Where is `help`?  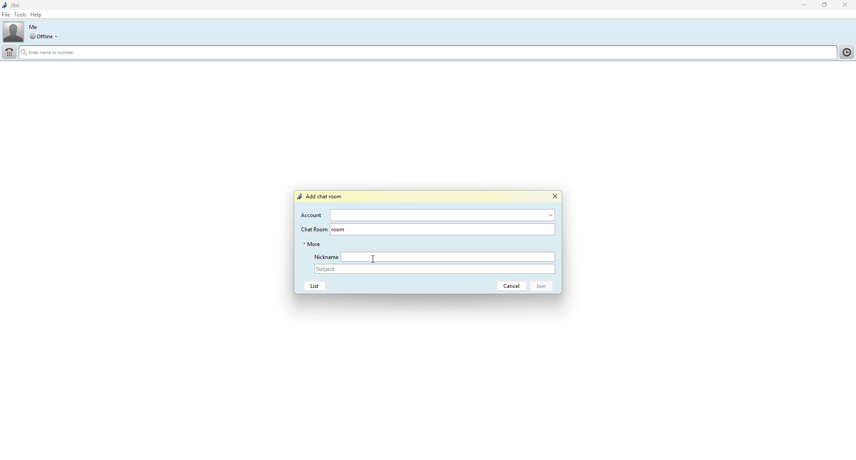
help is located at coordinates (37, 15).